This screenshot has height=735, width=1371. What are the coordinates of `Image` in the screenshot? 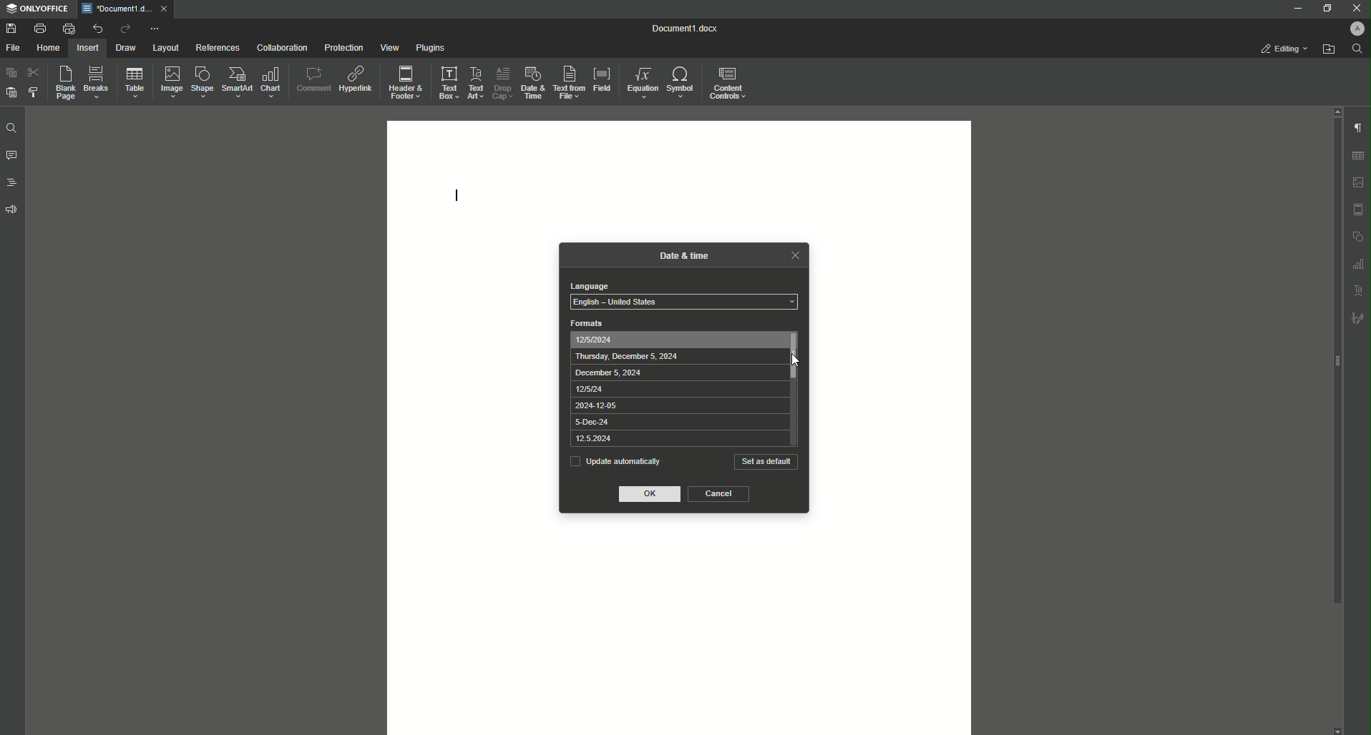 It's located at (168, 82).